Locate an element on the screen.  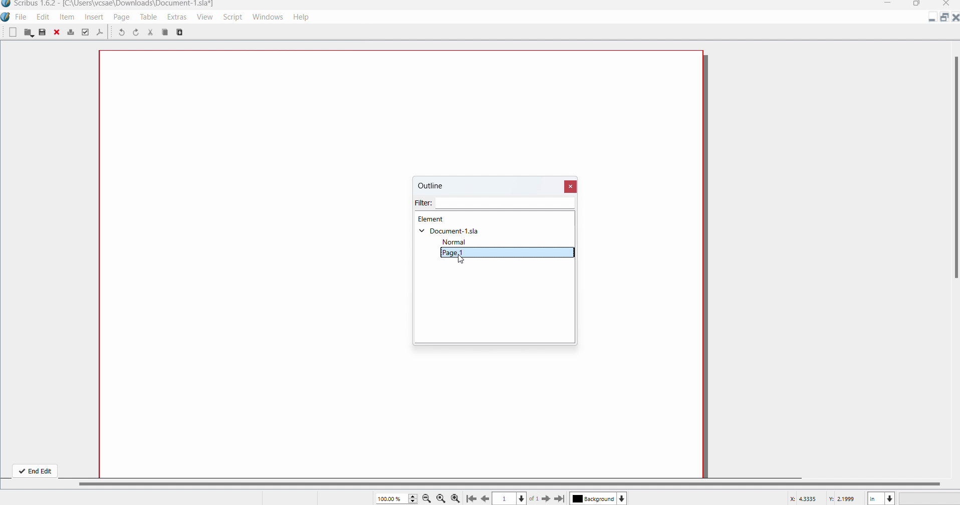
 is located at coordinates (123, 18).